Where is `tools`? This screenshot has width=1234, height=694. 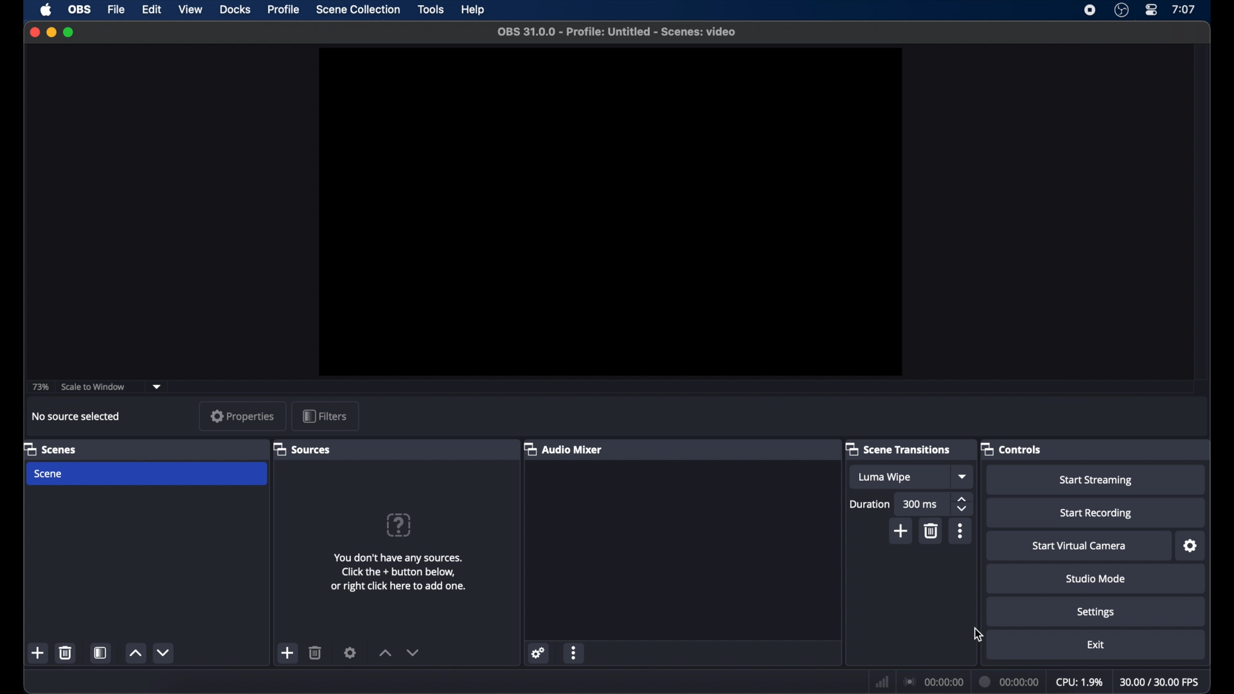
tools is located at coordinates (431, 9).